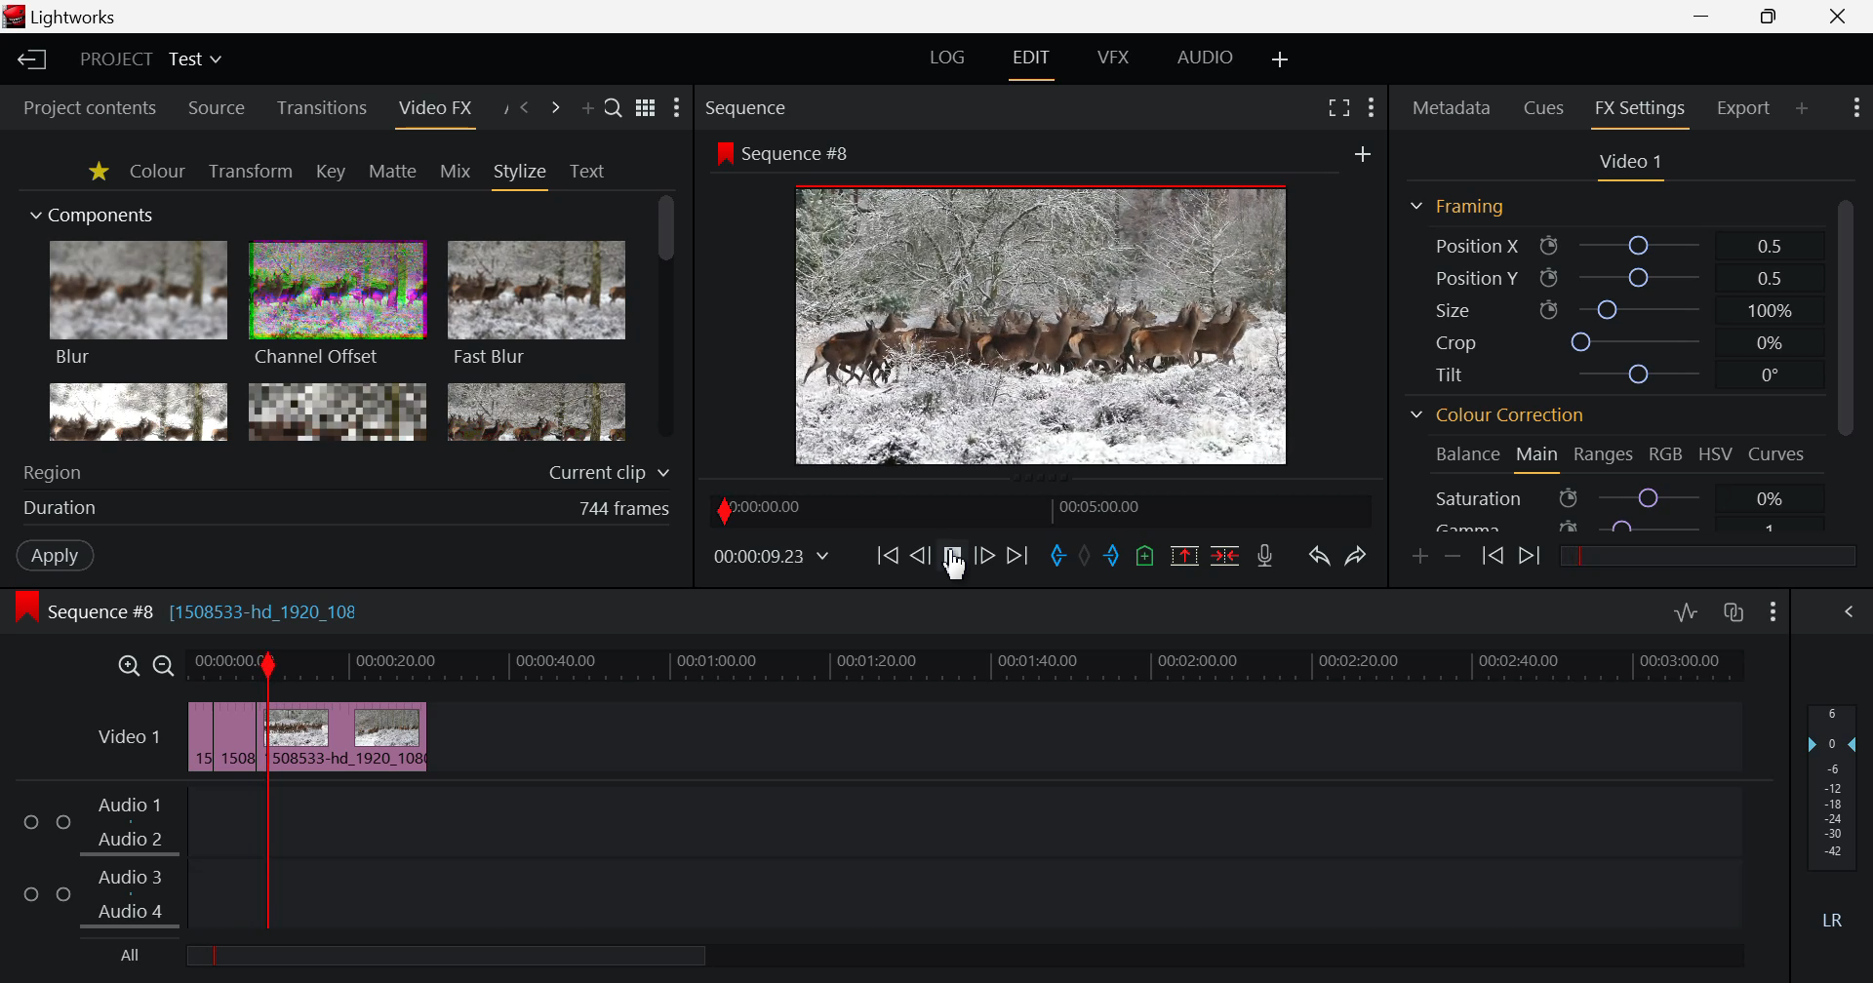  Describe the element at coordinates (140, 305) in the screenshot. I see `Blur` at that location.